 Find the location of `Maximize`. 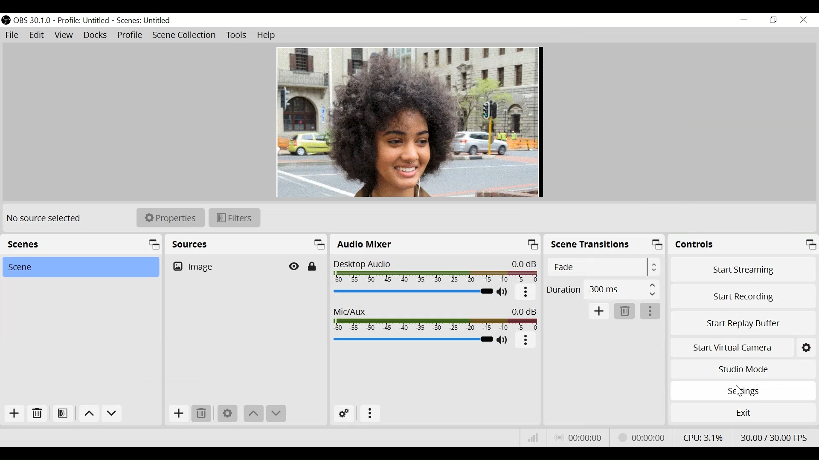

Maximize is located at coordinates (530, 243).